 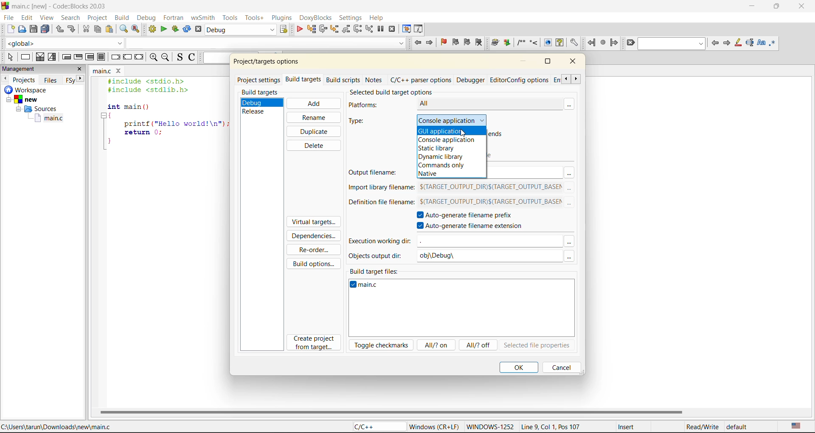 What do you see at coordinates (381, 29) in the screenshot?
I see `break debugger` at bounding box center [381, 29].